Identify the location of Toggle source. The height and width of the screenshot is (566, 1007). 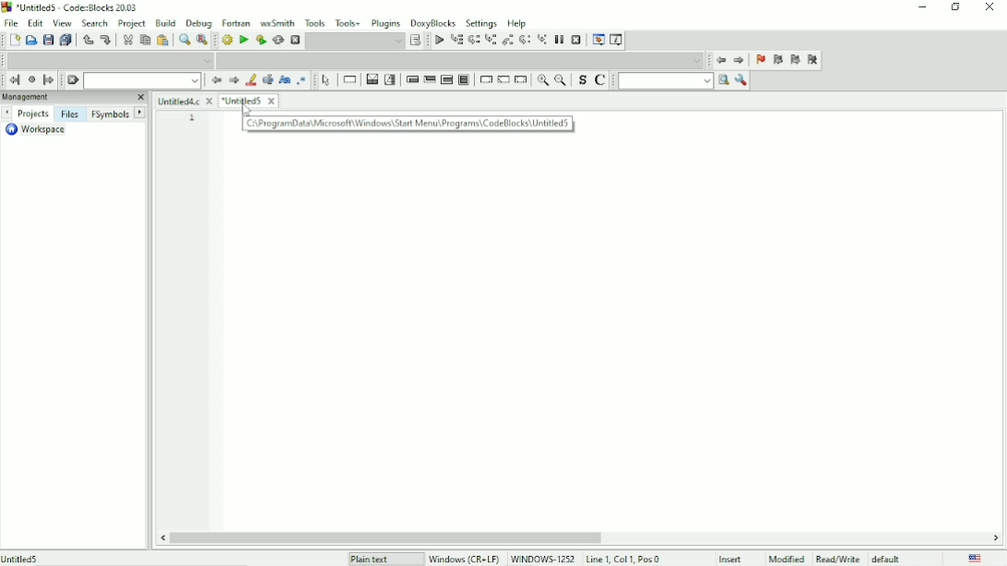
(581, 81).